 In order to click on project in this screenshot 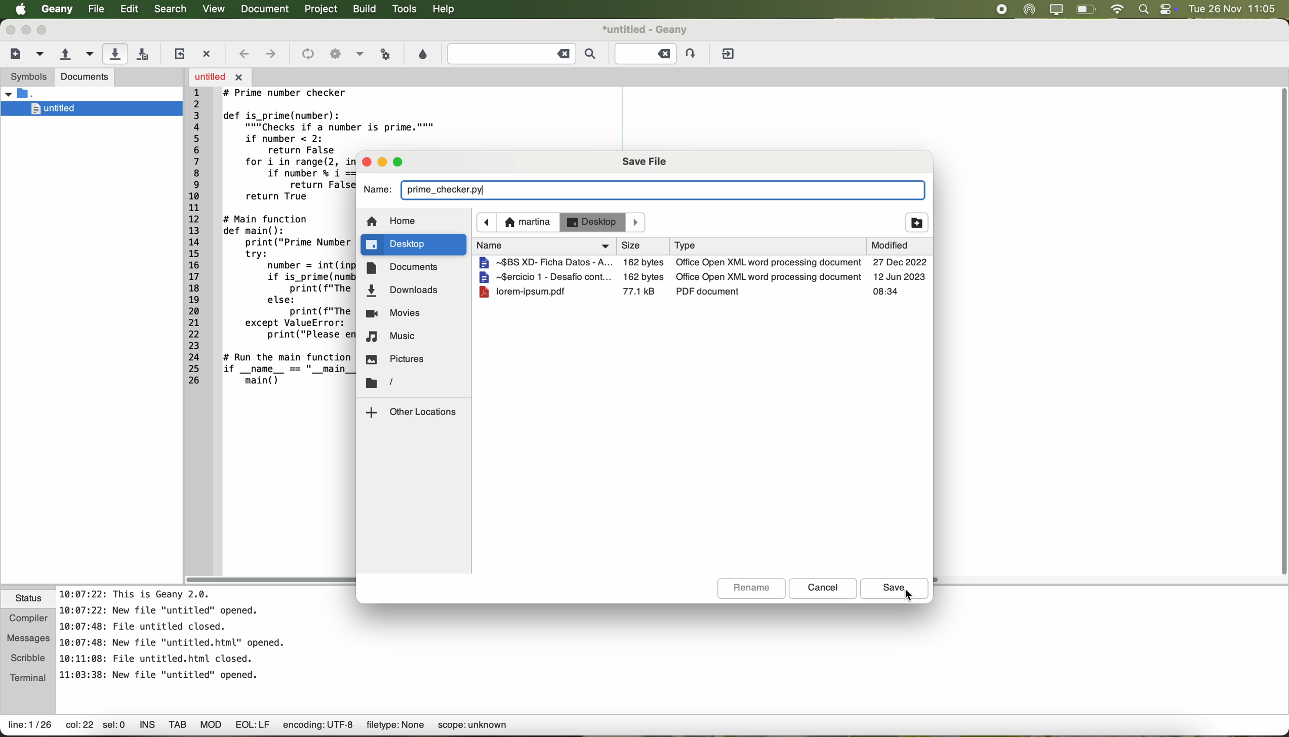, I will do `click(323, 10)`.